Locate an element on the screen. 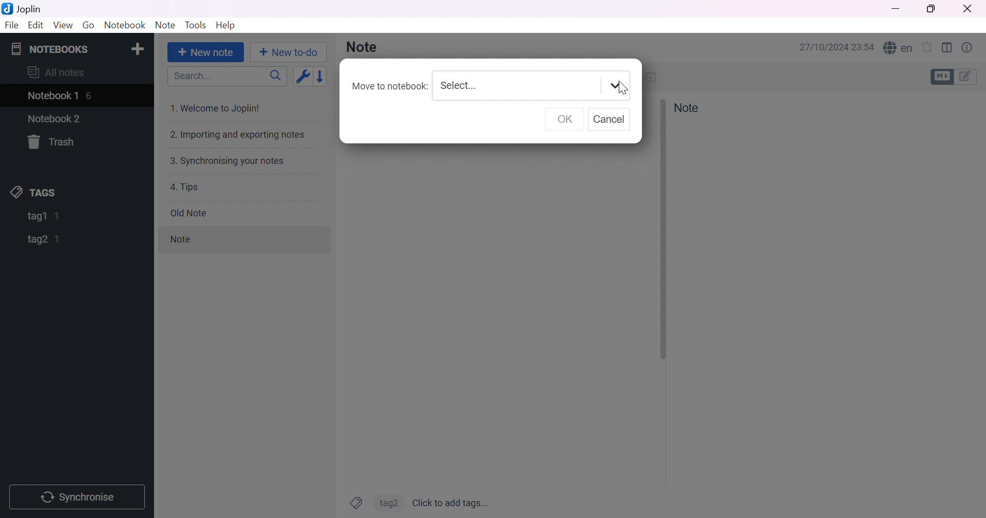 The width and height of the screenshot is (986, 518). Trash is located at coordinates (54, 142).